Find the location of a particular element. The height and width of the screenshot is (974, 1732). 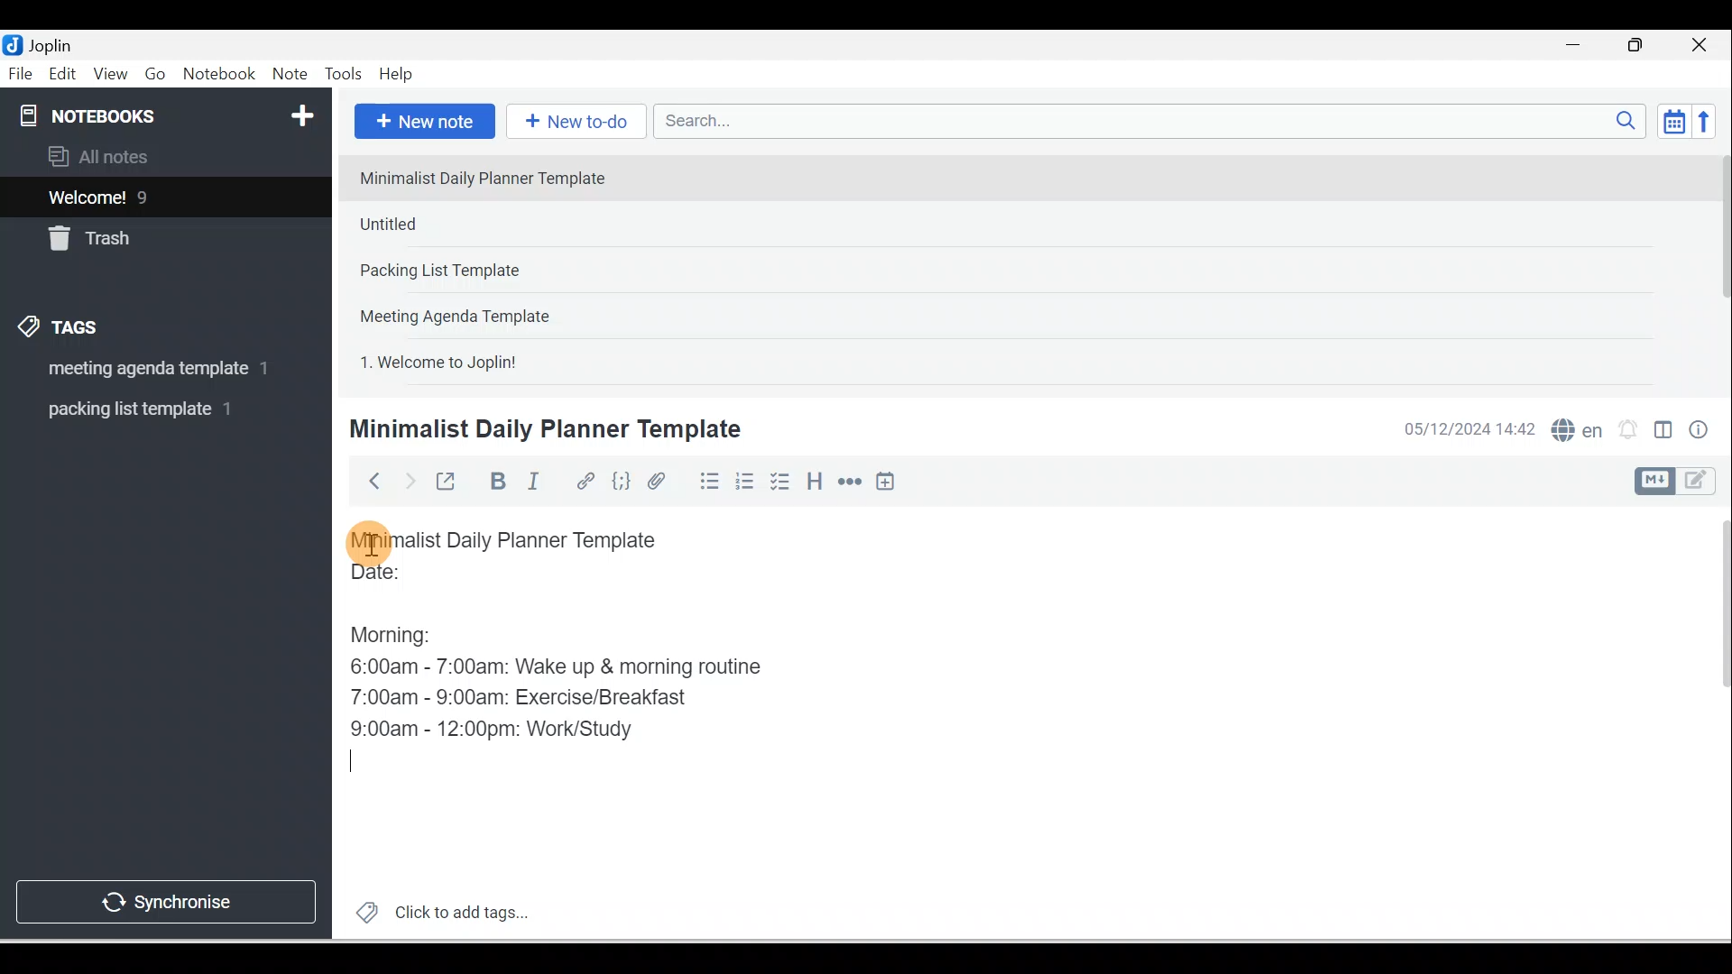

Synchronise is located at coordinates (164, 898).